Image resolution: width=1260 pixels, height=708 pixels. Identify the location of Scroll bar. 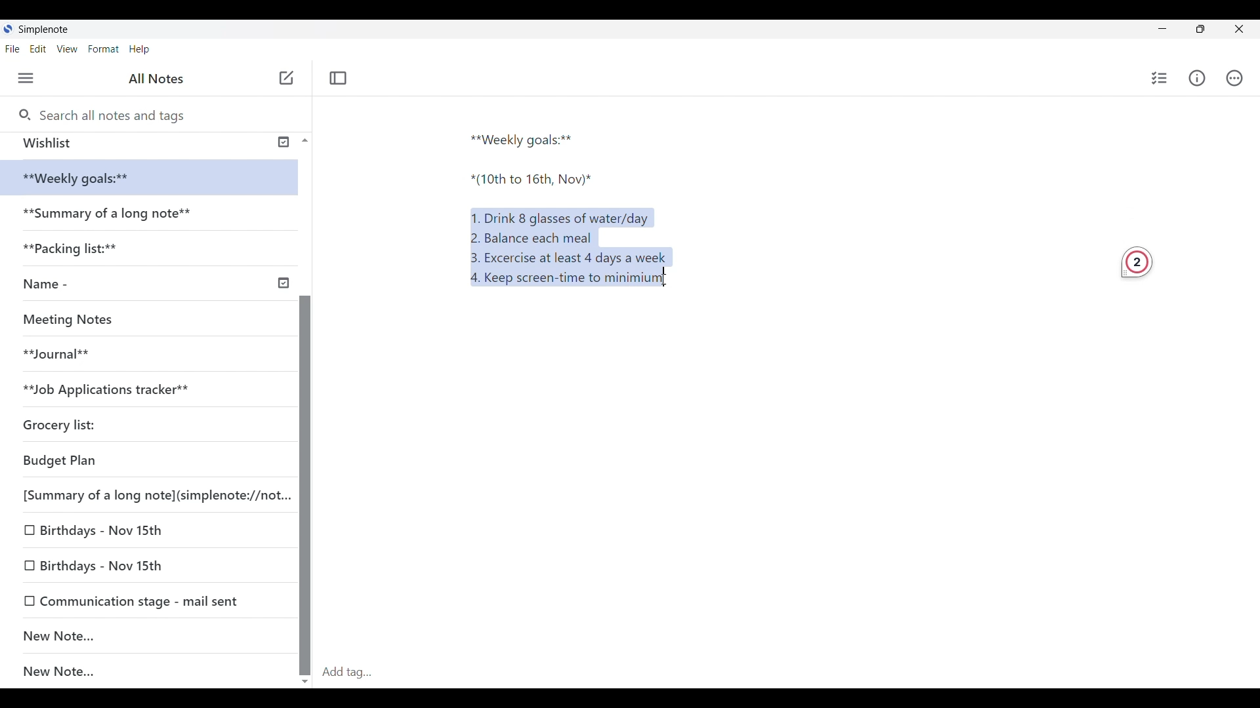
(304, 452).